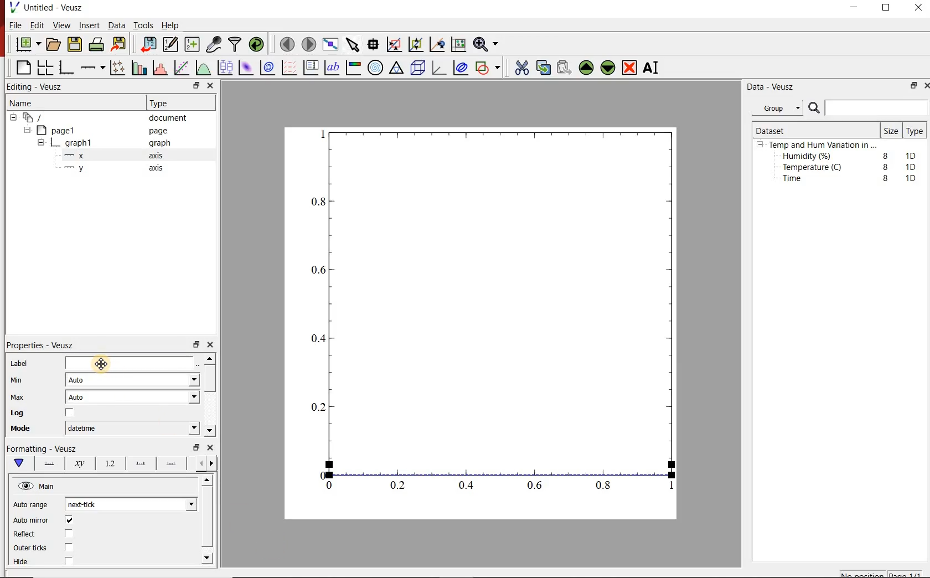 The width and height of the screenshot is (930, 578). I want to click on main formatting, so click(20, 464).